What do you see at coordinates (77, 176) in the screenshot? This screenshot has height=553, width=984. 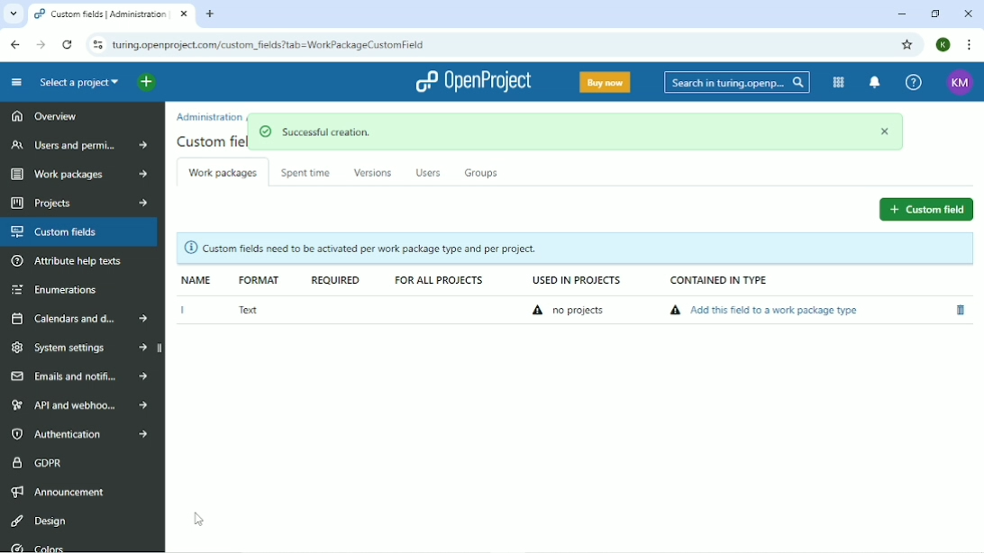 I see `Work packages` at bounding box center [77, 176].